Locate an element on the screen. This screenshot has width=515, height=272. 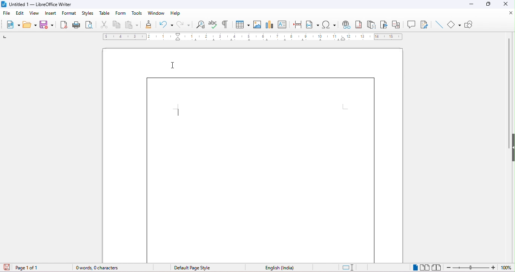
zoom out is located at coordinates (472, 266).